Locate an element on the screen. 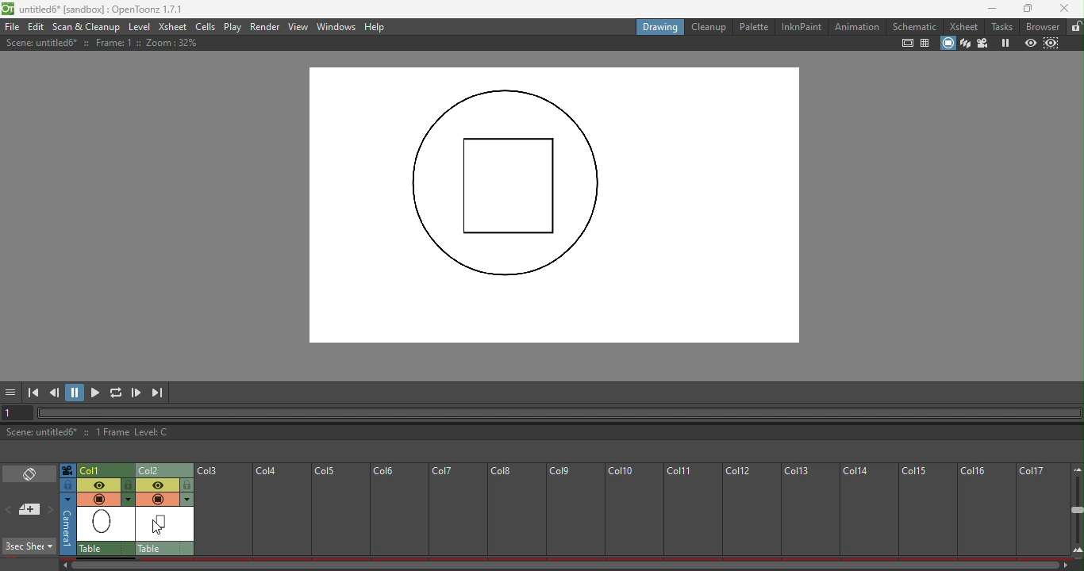  Task is located at coordinates (1001, 26).